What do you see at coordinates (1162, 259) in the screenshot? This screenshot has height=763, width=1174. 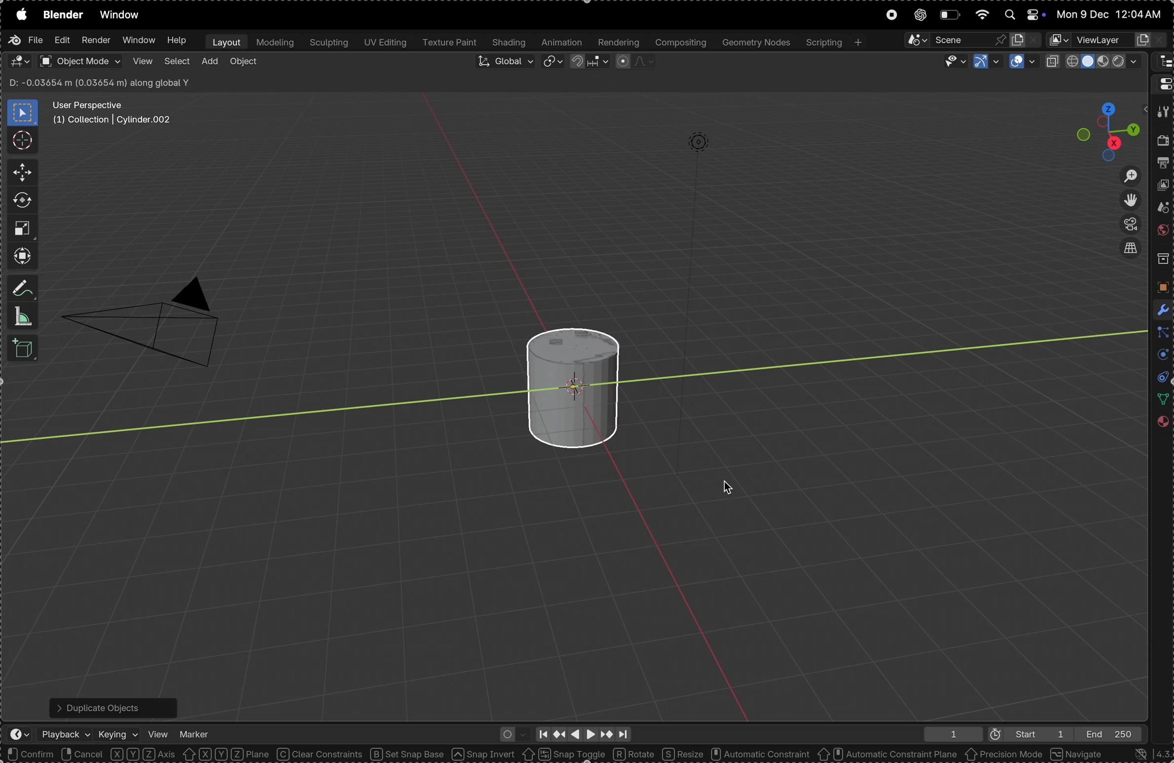 I see `collections` at bounding box center [1162, 259].